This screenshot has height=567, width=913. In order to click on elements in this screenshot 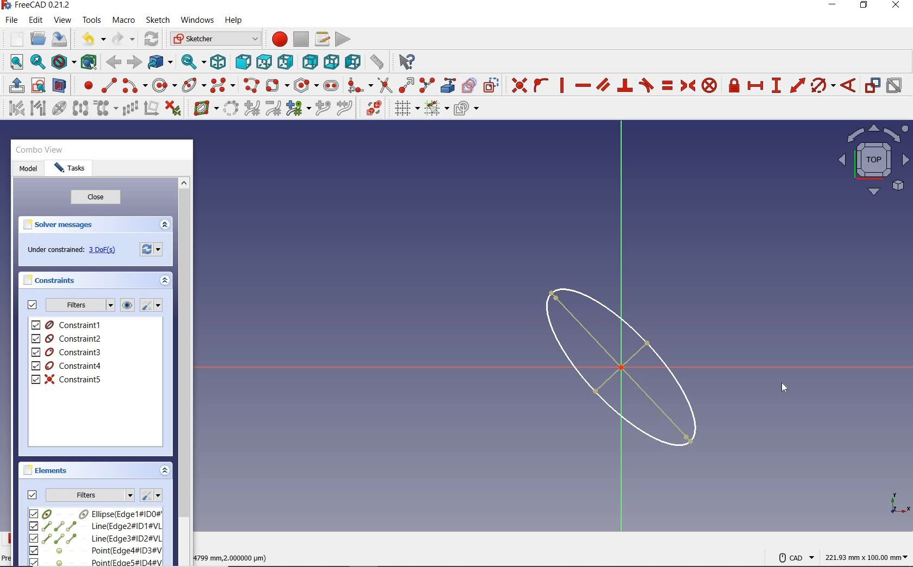, I will do `click(47, 470)`.